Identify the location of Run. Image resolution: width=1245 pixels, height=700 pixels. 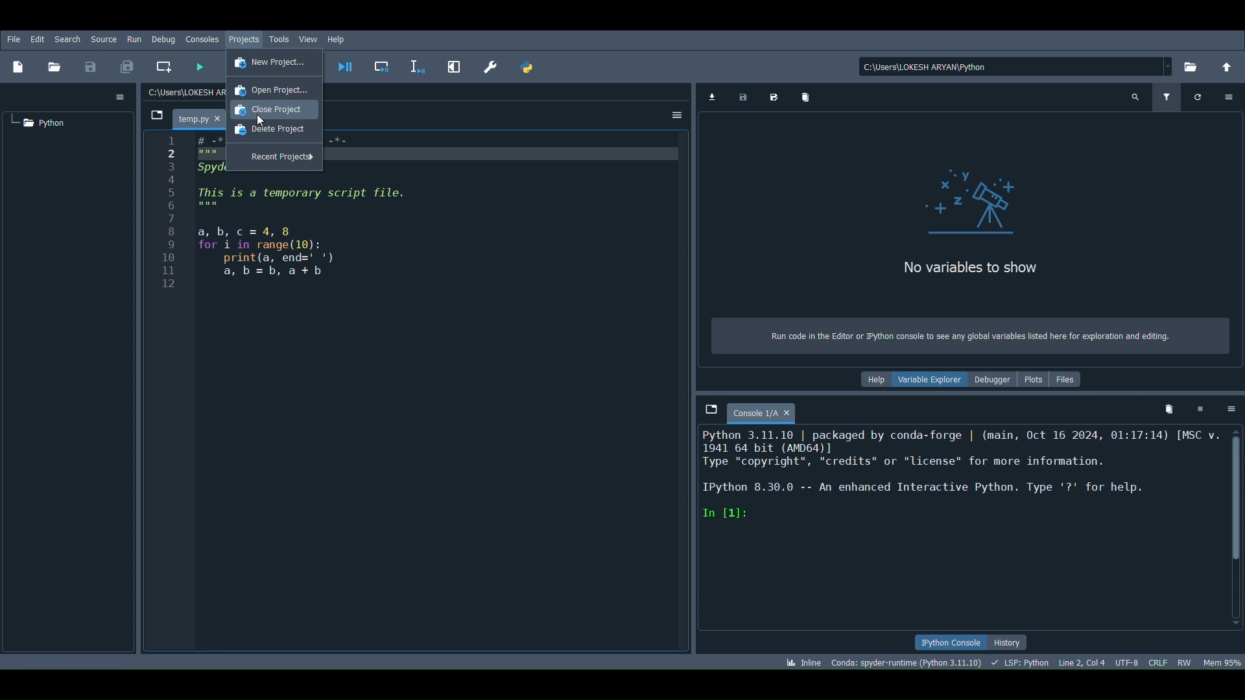
(132, 38).